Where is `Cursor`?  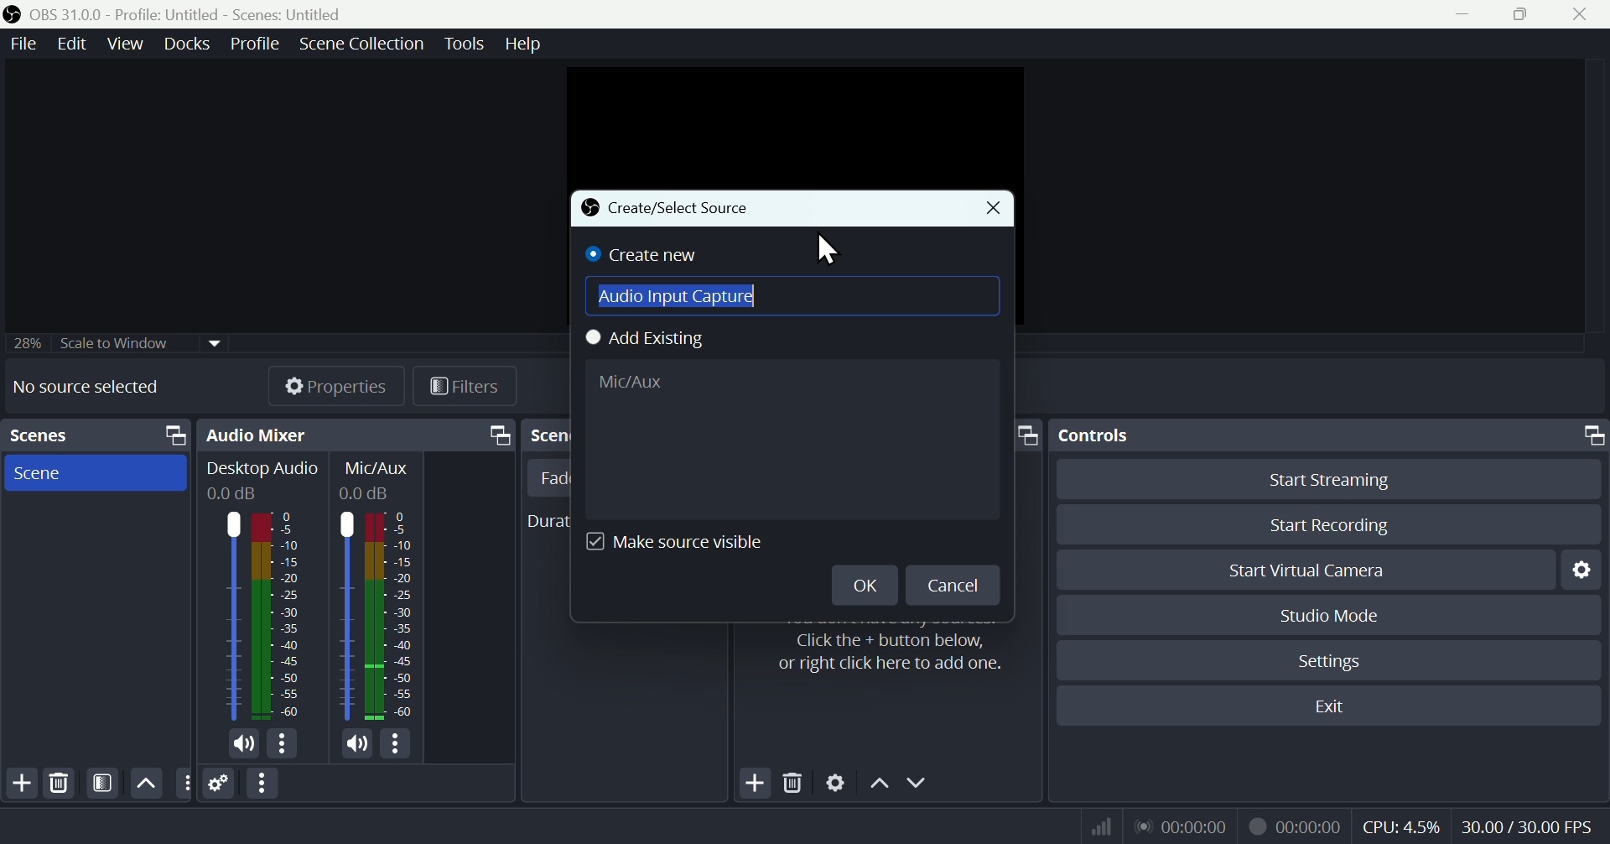 Cursor is located at coordinates (828, 252).